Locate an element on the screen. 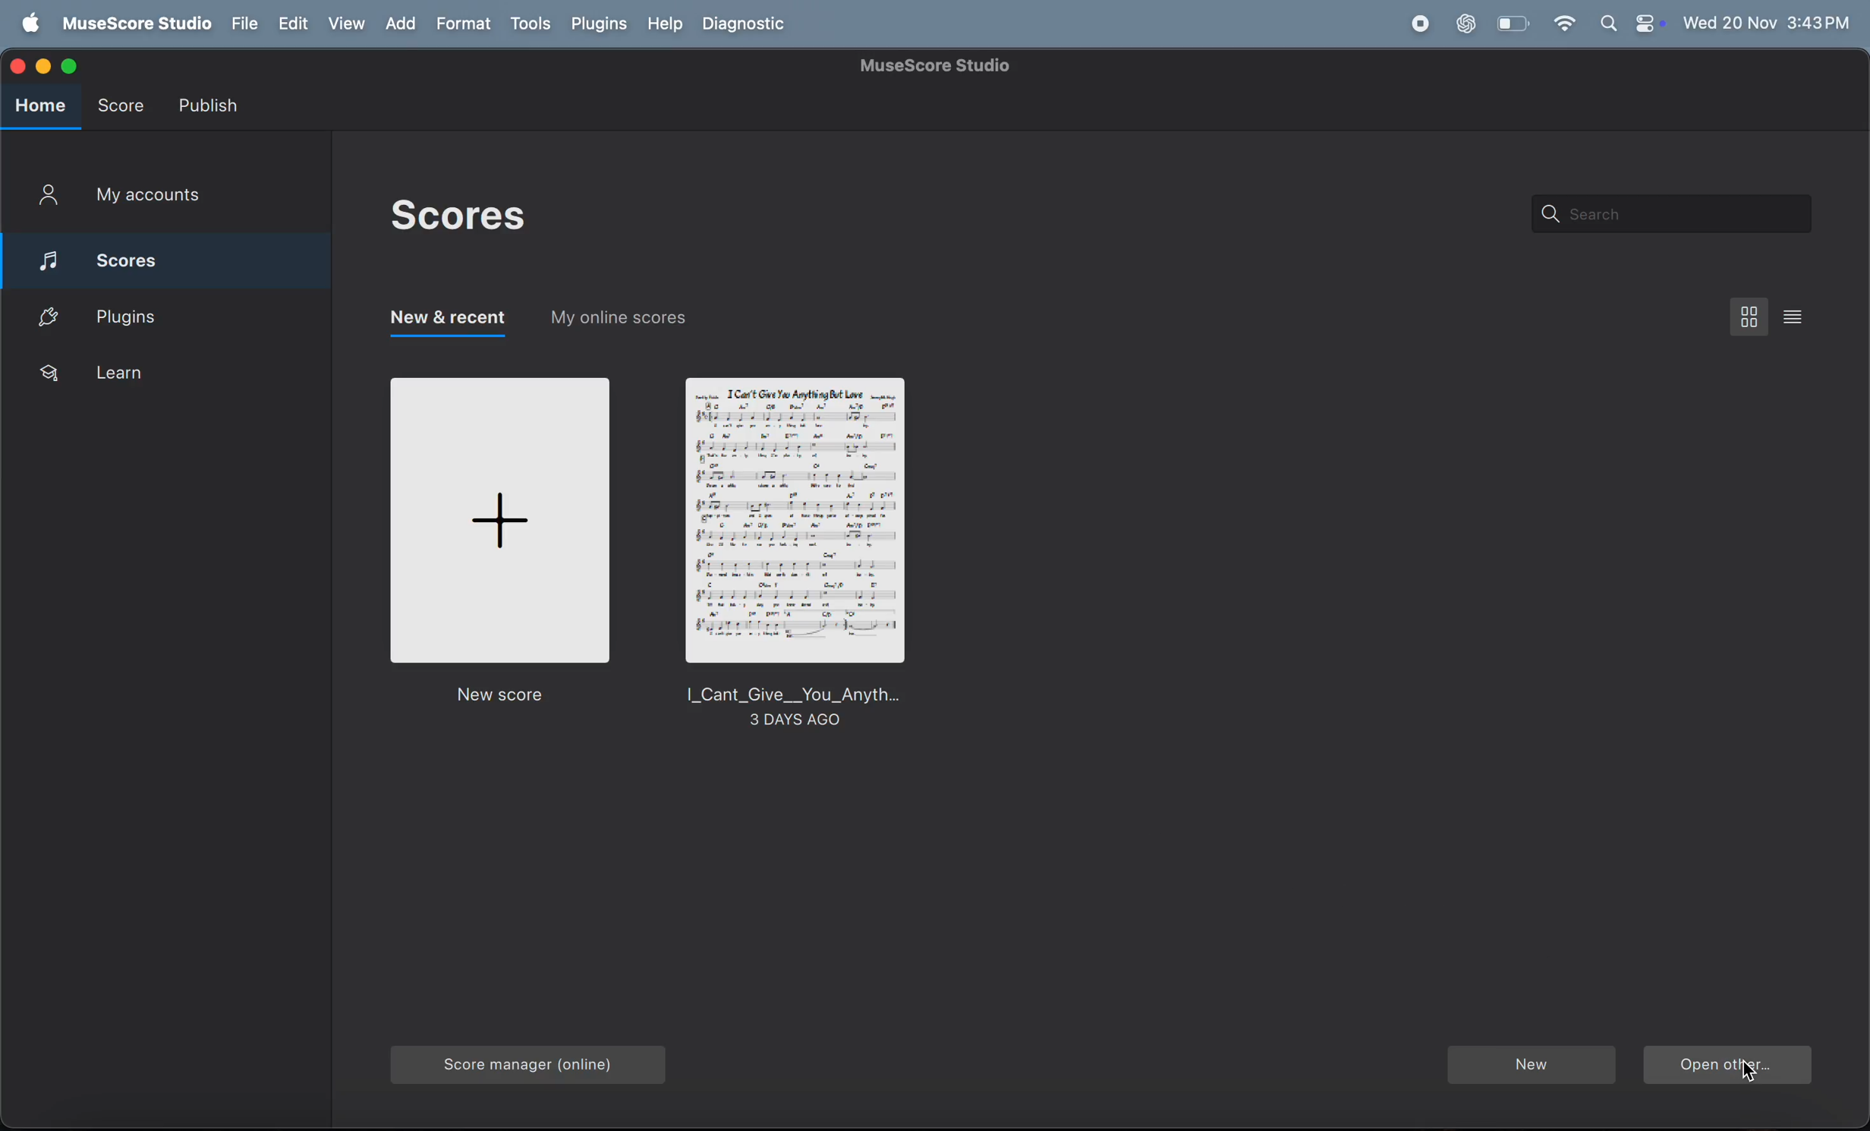 This screenshot has height=1131, width=1870. publish is located at coordinates (214, 102).